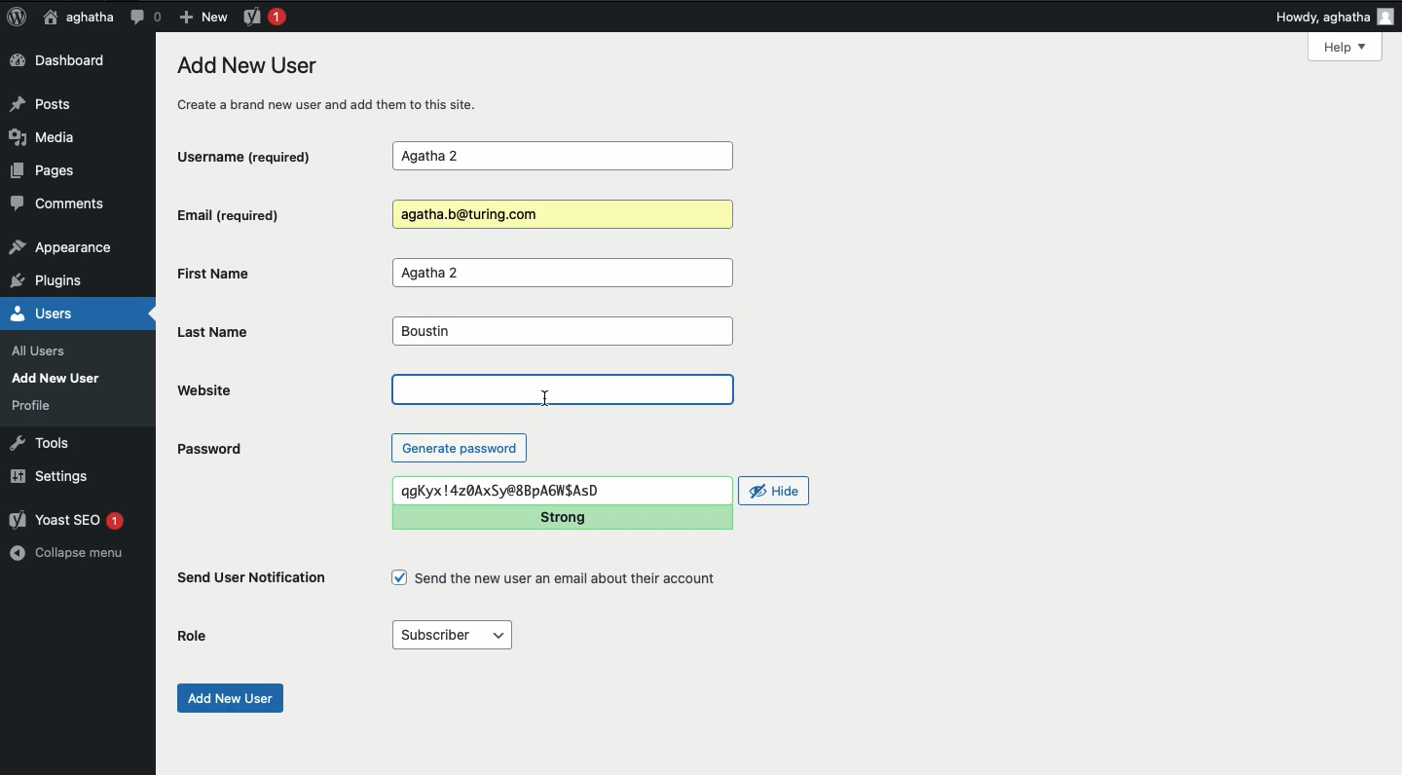  I want to click on Password, so click(208, 449).